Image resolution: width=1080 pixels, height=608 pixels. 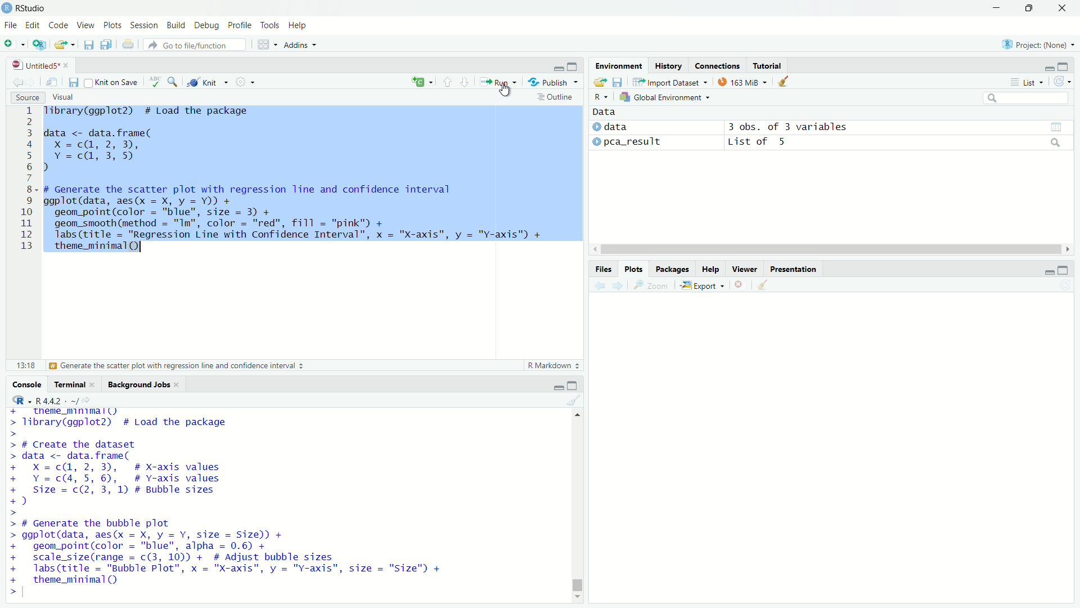 What do you see at coordinates (745, 269) in the screenshot?
I see `Viewer` at bounding box center [745, 269].